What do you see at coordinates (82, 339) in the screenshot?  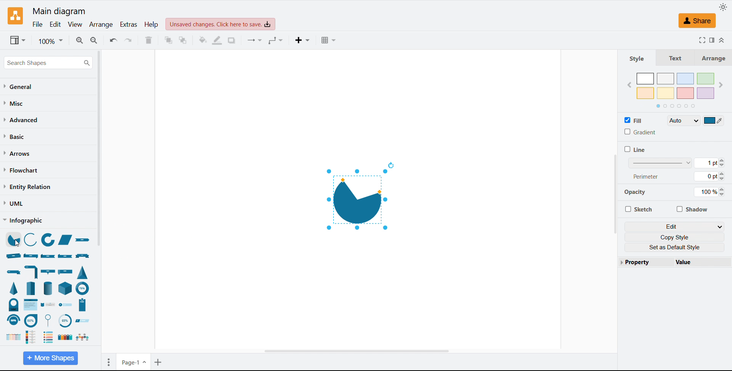 I see `roadmap horizontal` at bounding box center [82, 339].